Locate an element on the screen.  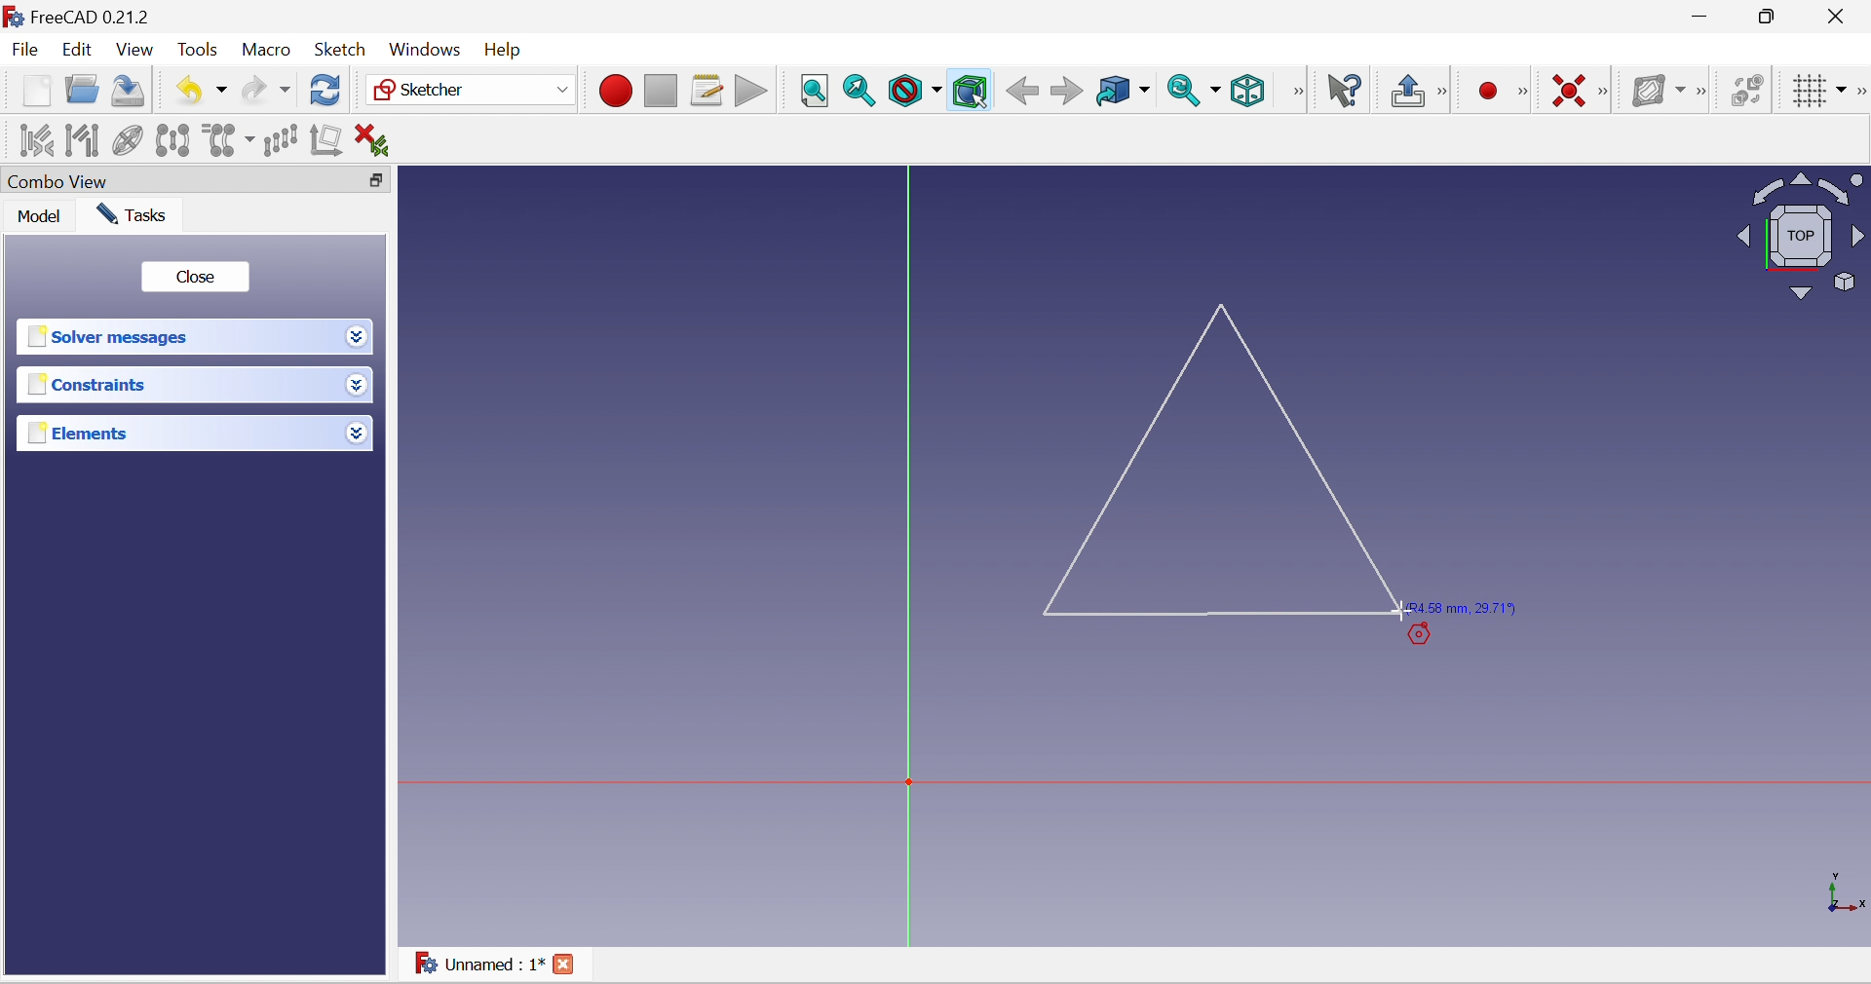
[Sketcher geometries] is located at coordinates (1524, 94).